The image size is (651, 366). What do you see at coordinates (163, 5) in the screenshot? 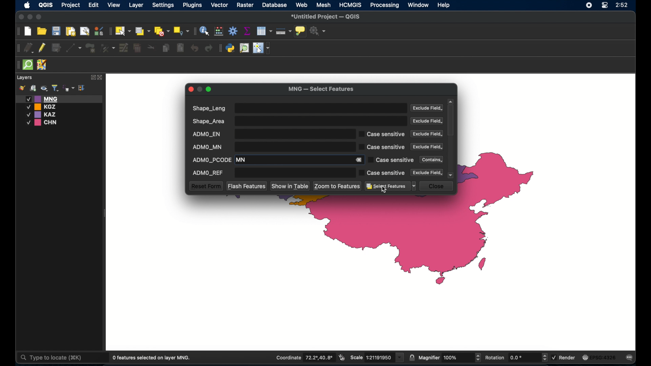
I see `settings` at bounding box center [163, 5].